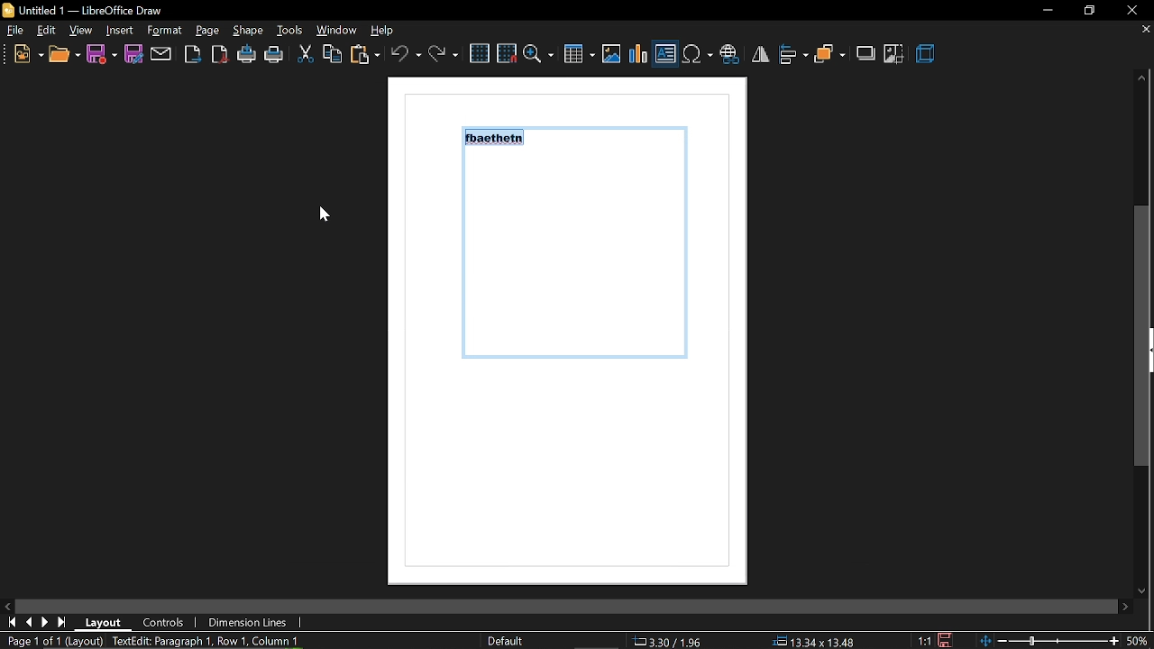 The width and height of the screenshot is (1154, 649). What do you see at coordinates (249, 30) in the screenshot?
I see `page` at bounding box center [249, 30].